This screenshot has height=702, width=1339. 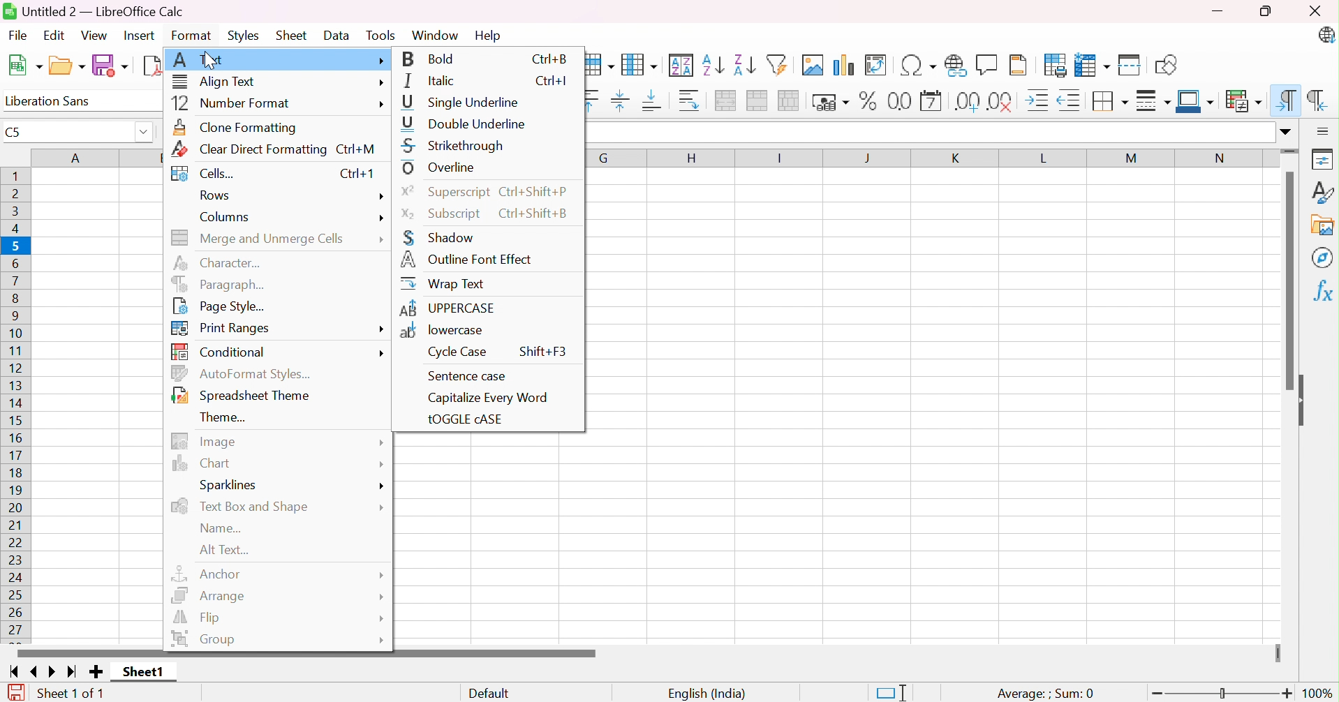 What do you see at coordinates (246, 36) in the screenshot?
I see `Styles` at bounding box center [246, 36].